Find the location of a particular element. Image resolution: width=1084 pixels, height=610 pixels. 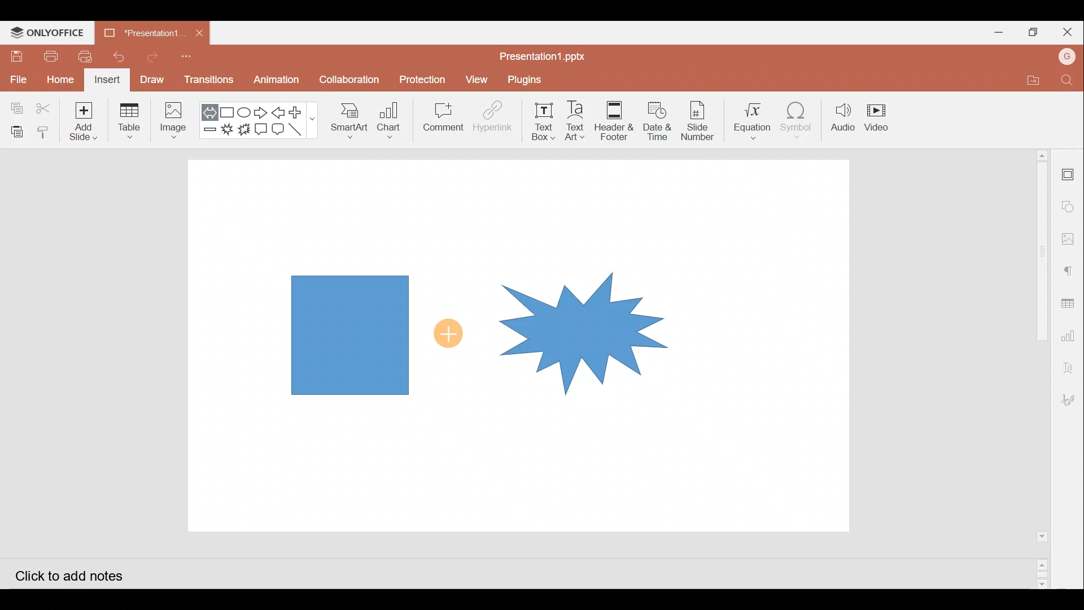

ONLYOFFICE is located at coordinates (47, 33).